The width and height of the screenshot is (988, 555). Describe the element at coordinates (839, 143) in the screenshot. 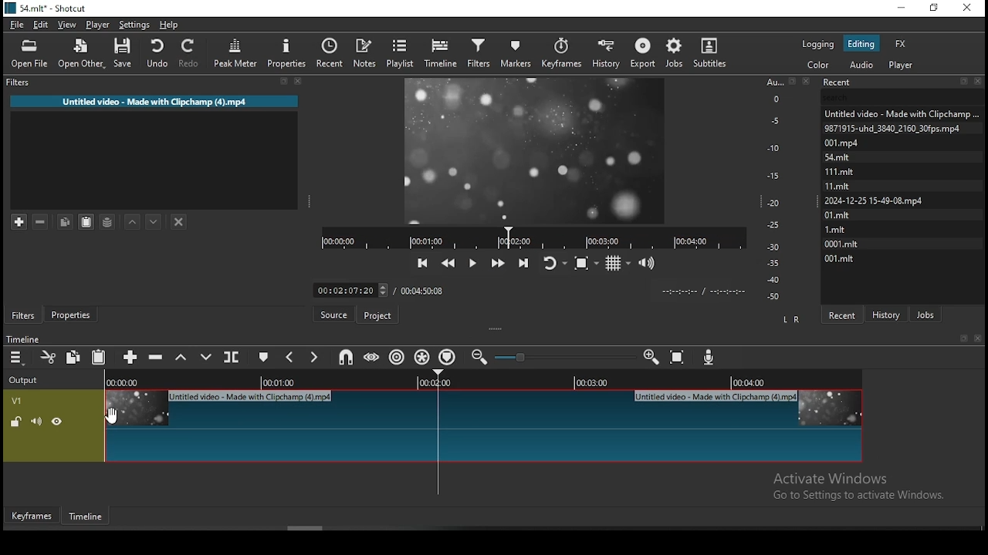

I see `files` at that location.